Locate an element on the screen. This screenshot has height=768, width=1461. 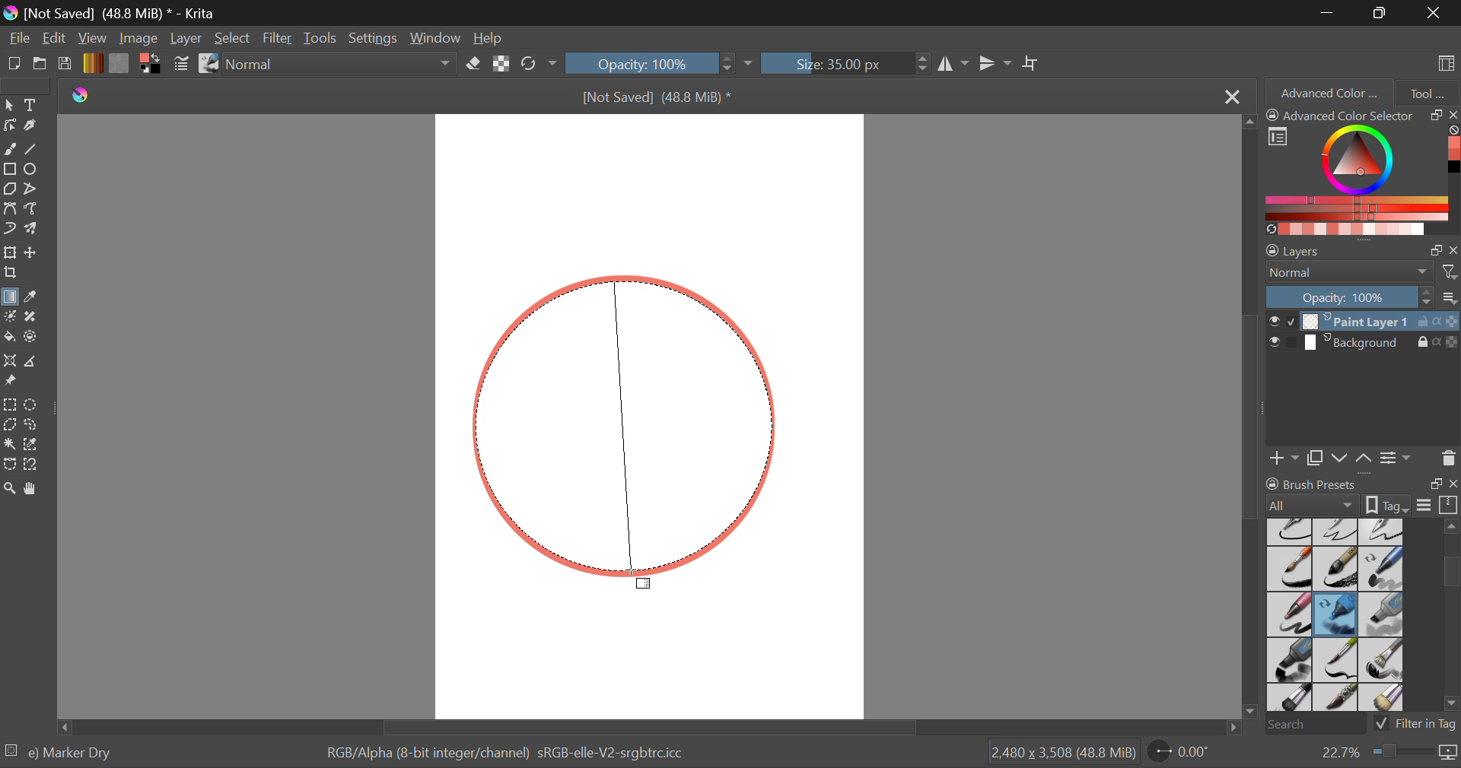
Sheet Rotation is located at coordinates (1187, 752).